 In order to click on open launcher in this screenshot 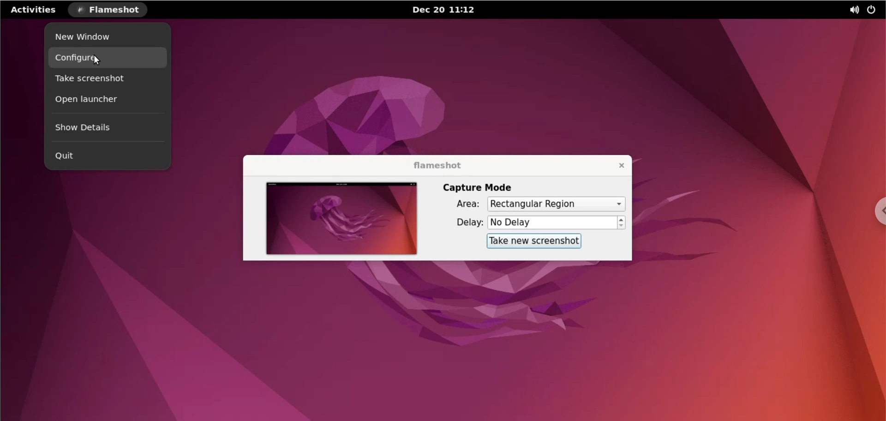, I will do `click(105, 102)`.